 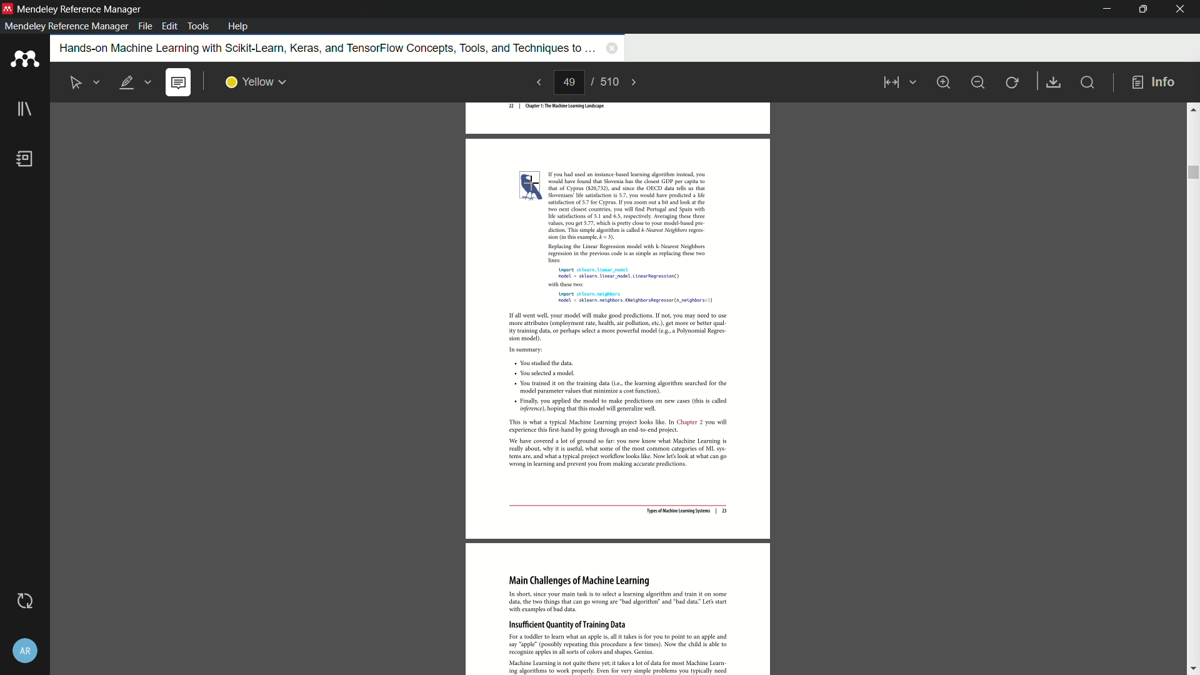 I want to click on current page, so click(x=570, y=83).